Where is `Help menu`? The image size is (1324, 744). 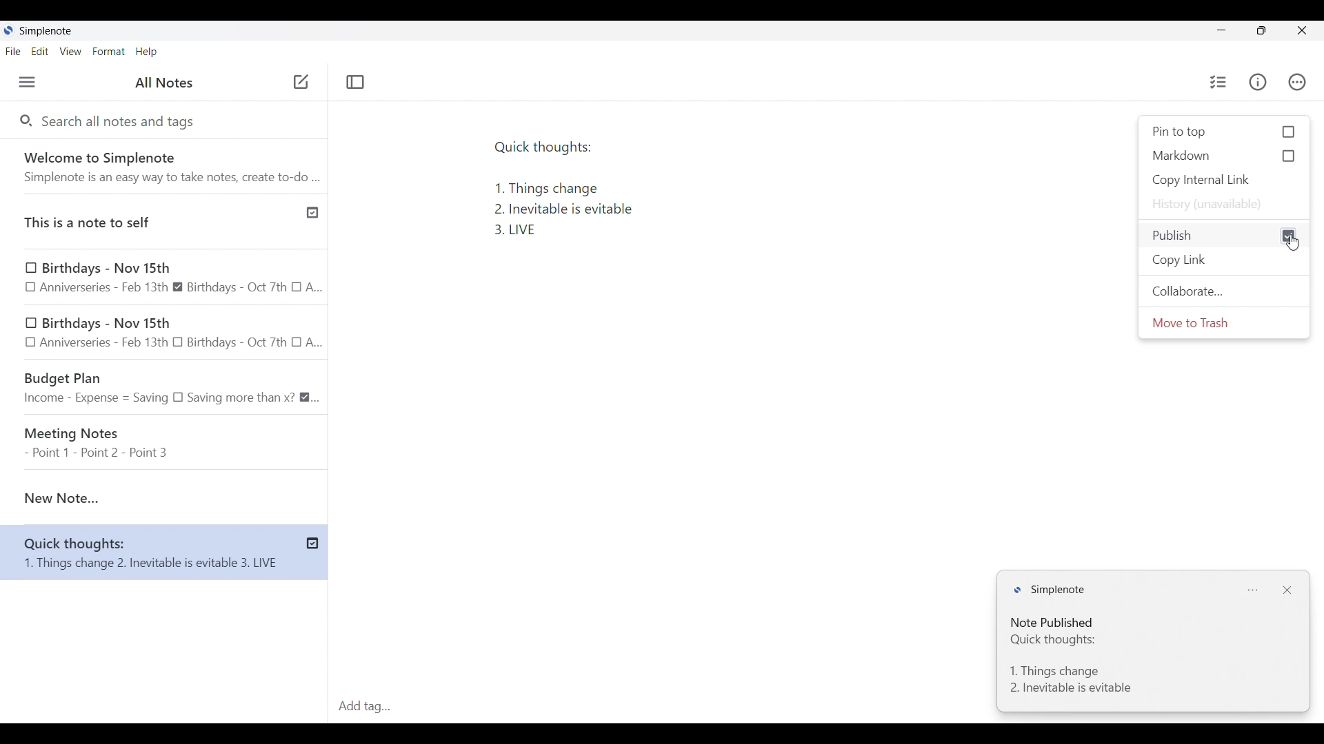
Help menu is located at coordinates (147, 52).